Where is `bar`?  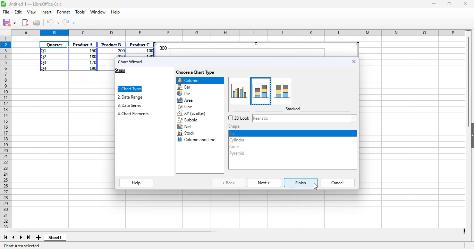 bar is located at coordinates (234, 133).